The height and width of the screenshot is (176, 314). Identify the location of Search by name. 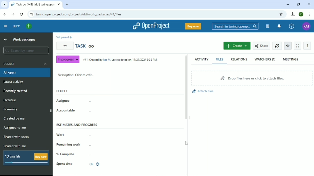
(26, 50).